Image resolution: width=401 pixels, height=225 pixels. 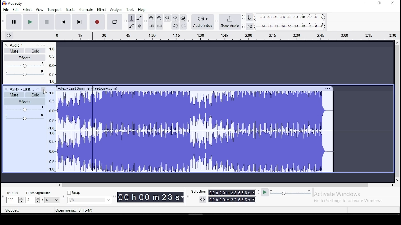 I want to click on tools, so click(x=130, y=10).